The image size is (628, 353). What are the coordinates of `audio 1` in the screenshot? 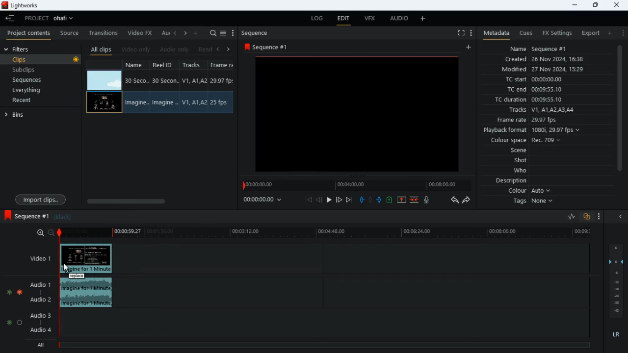 It's located at (38, 285).